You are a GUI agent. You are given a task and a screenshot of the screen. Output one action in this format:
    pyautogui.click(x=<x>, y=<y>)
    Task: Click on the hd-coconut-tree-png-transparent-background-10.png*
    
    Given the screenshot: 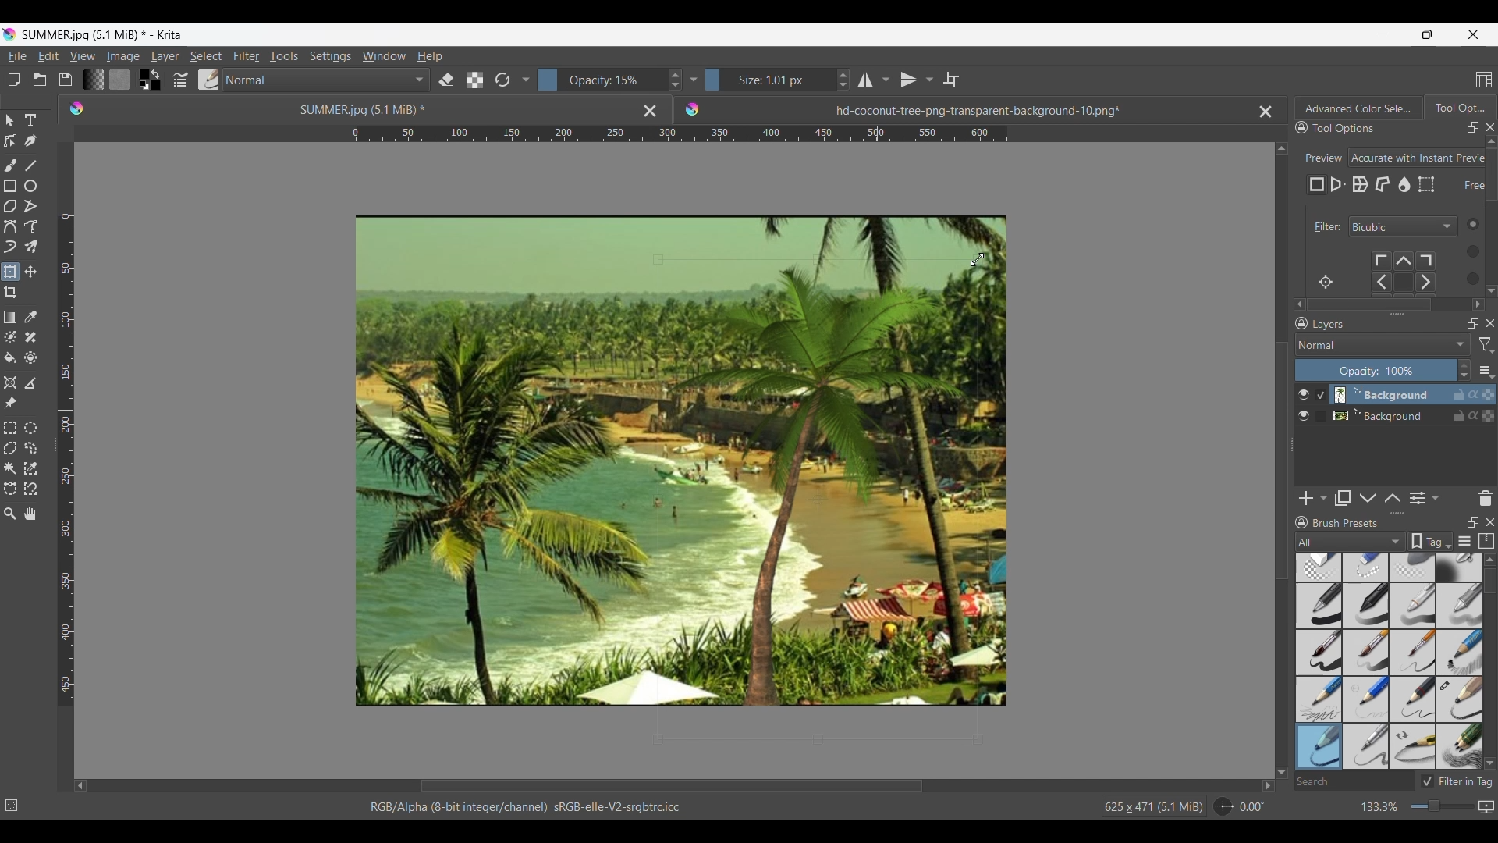 What is the action you would take?
    pyautogui.click(x=942, y=106)
    